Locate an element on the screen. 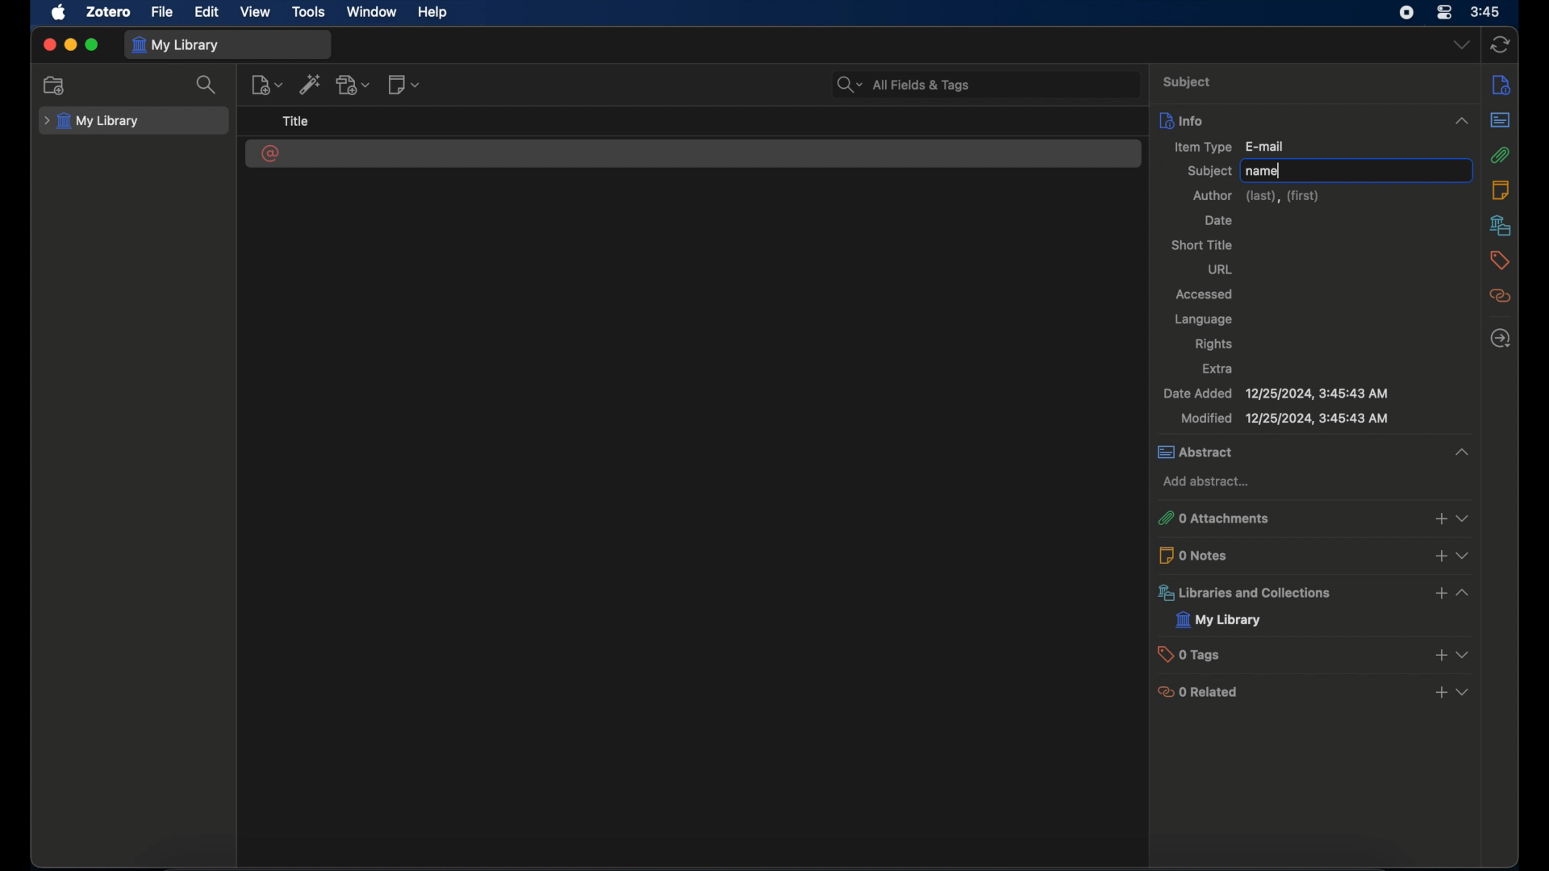 This screenshot has height=871, width=1549. file is located at coordinates (163, 13).